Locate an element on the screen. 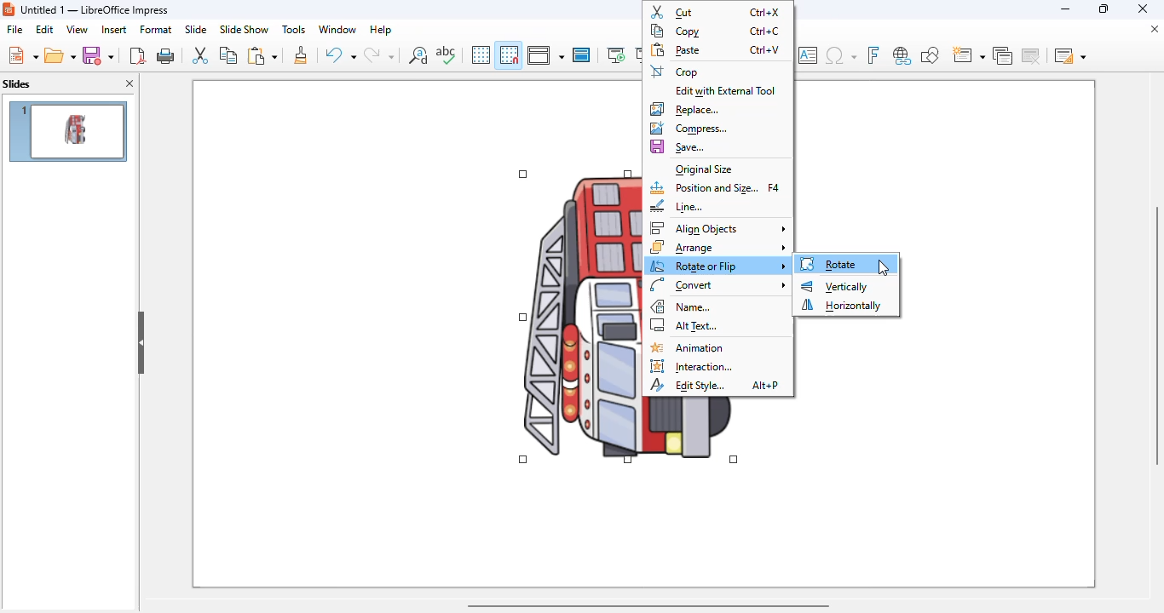 The height and width of the screenshot is (613, 1164). vertically is located at coordinates (837, 286).